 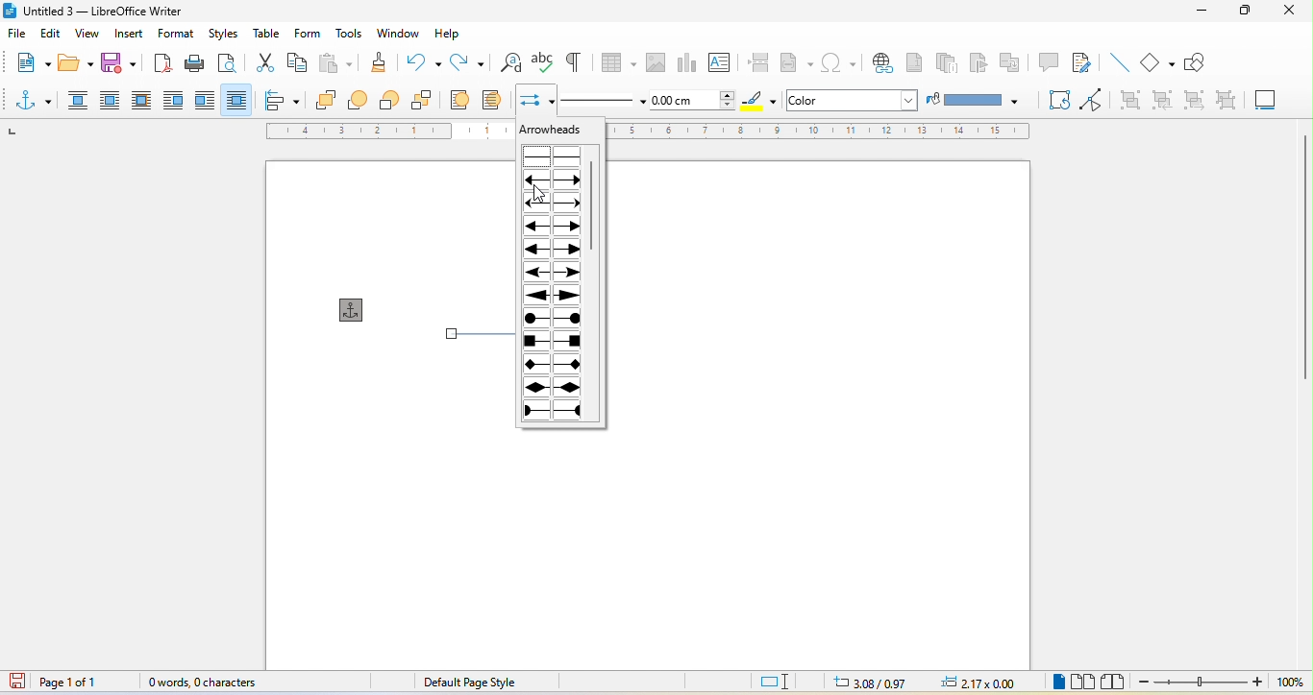 I want to click on anchor for object, so click(x=358, y=309).